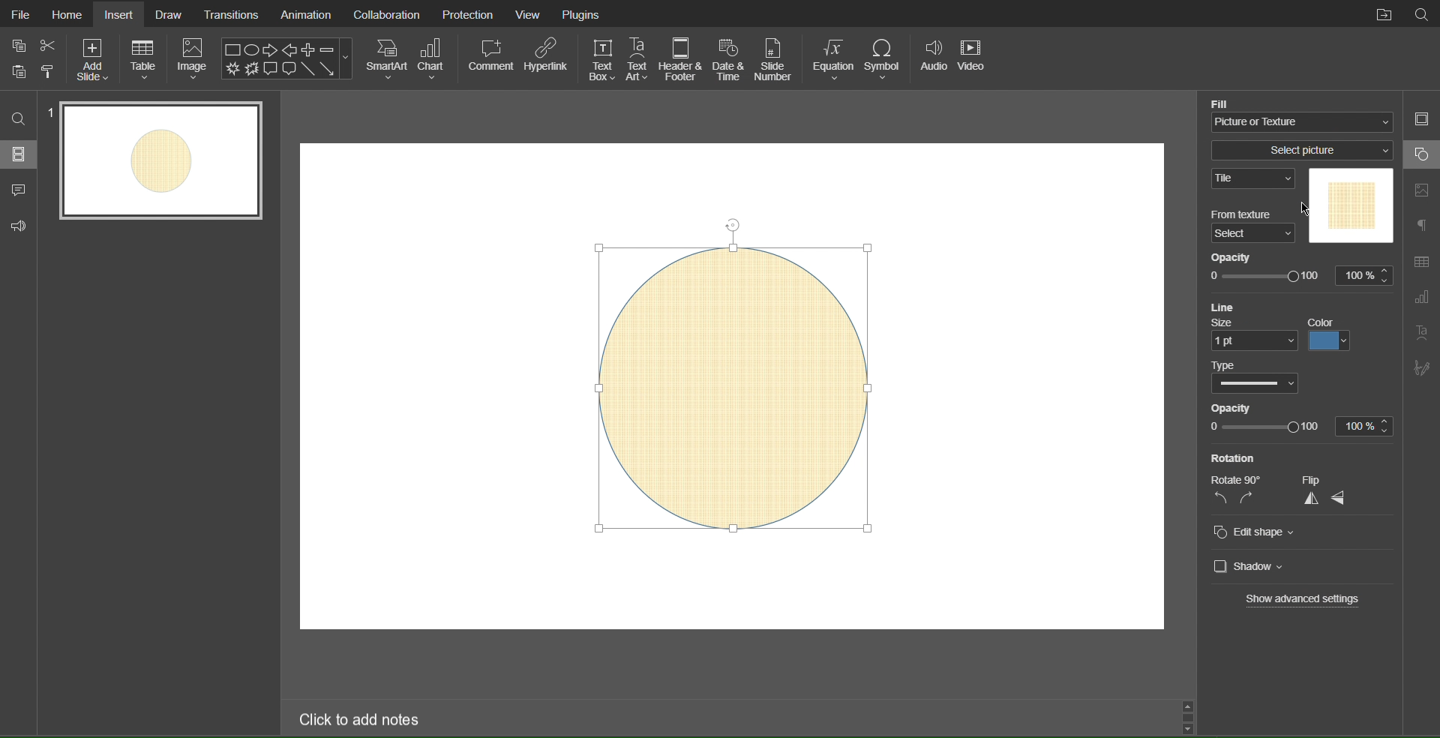  I want to click on Show advanced settings, so click(1295, 601).